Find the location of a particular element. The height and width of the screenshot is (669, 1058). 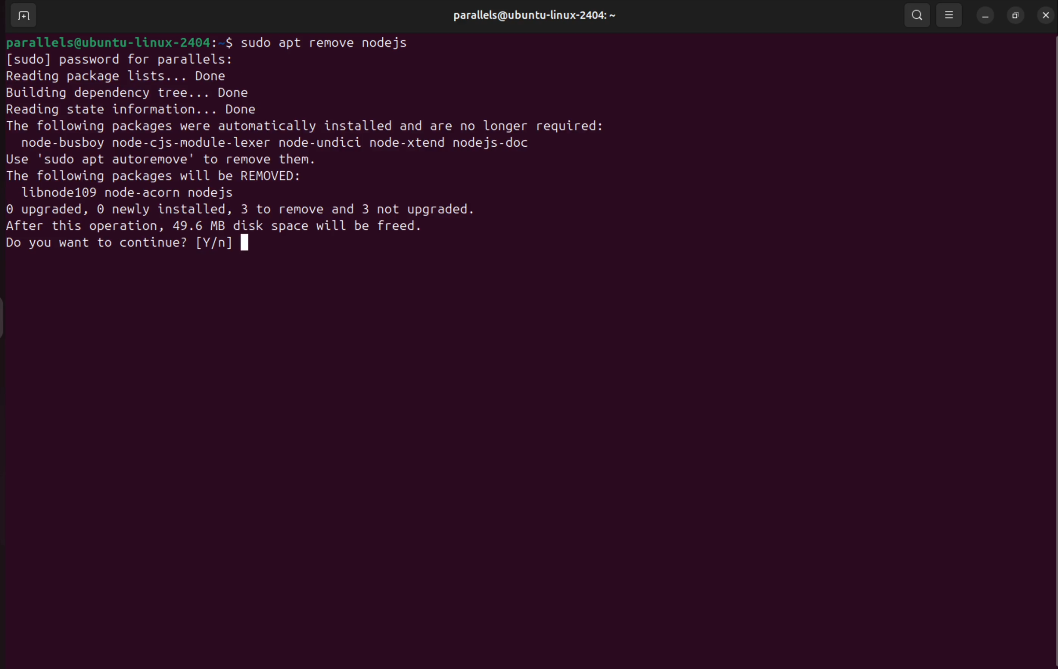

add terminal is located at coordinates (23, 16).